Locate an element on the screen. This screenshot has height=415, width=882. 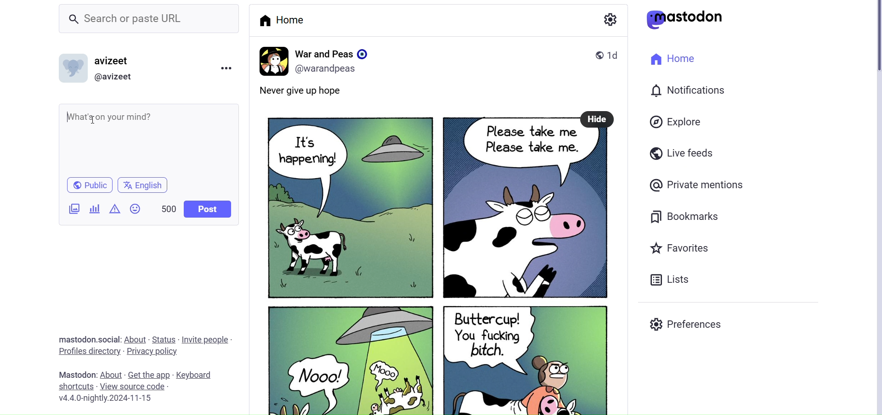
Search or paste URL is located at coordinates (140, 18).